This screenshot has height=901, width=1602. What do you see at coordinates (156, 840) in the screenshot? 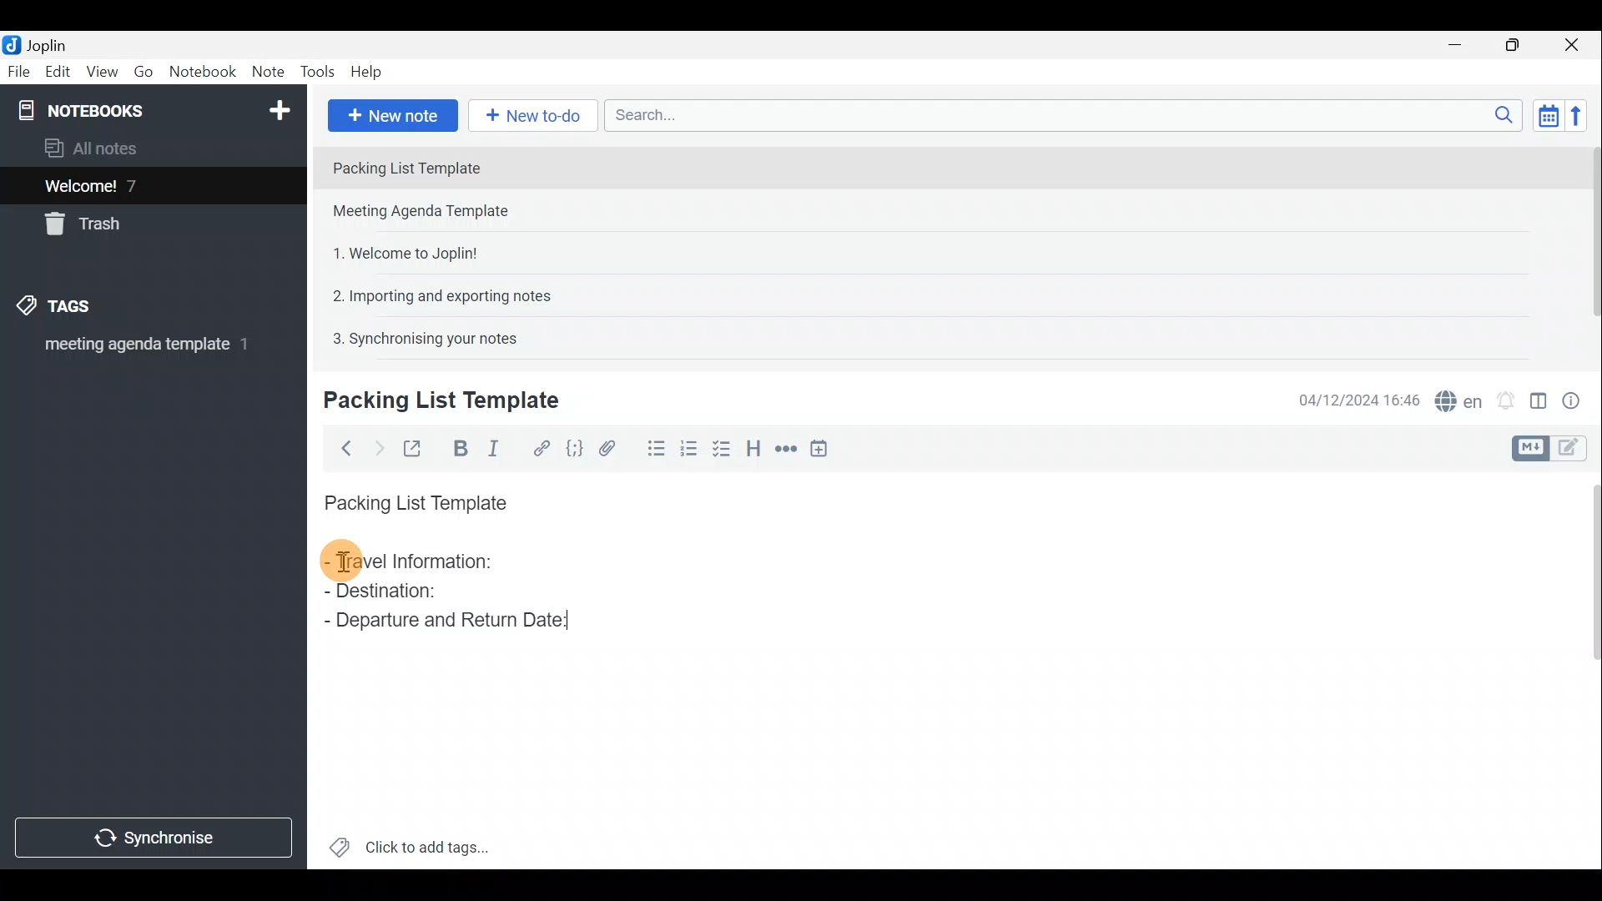
I see `Synchronise` at bounding box center [156, 840].